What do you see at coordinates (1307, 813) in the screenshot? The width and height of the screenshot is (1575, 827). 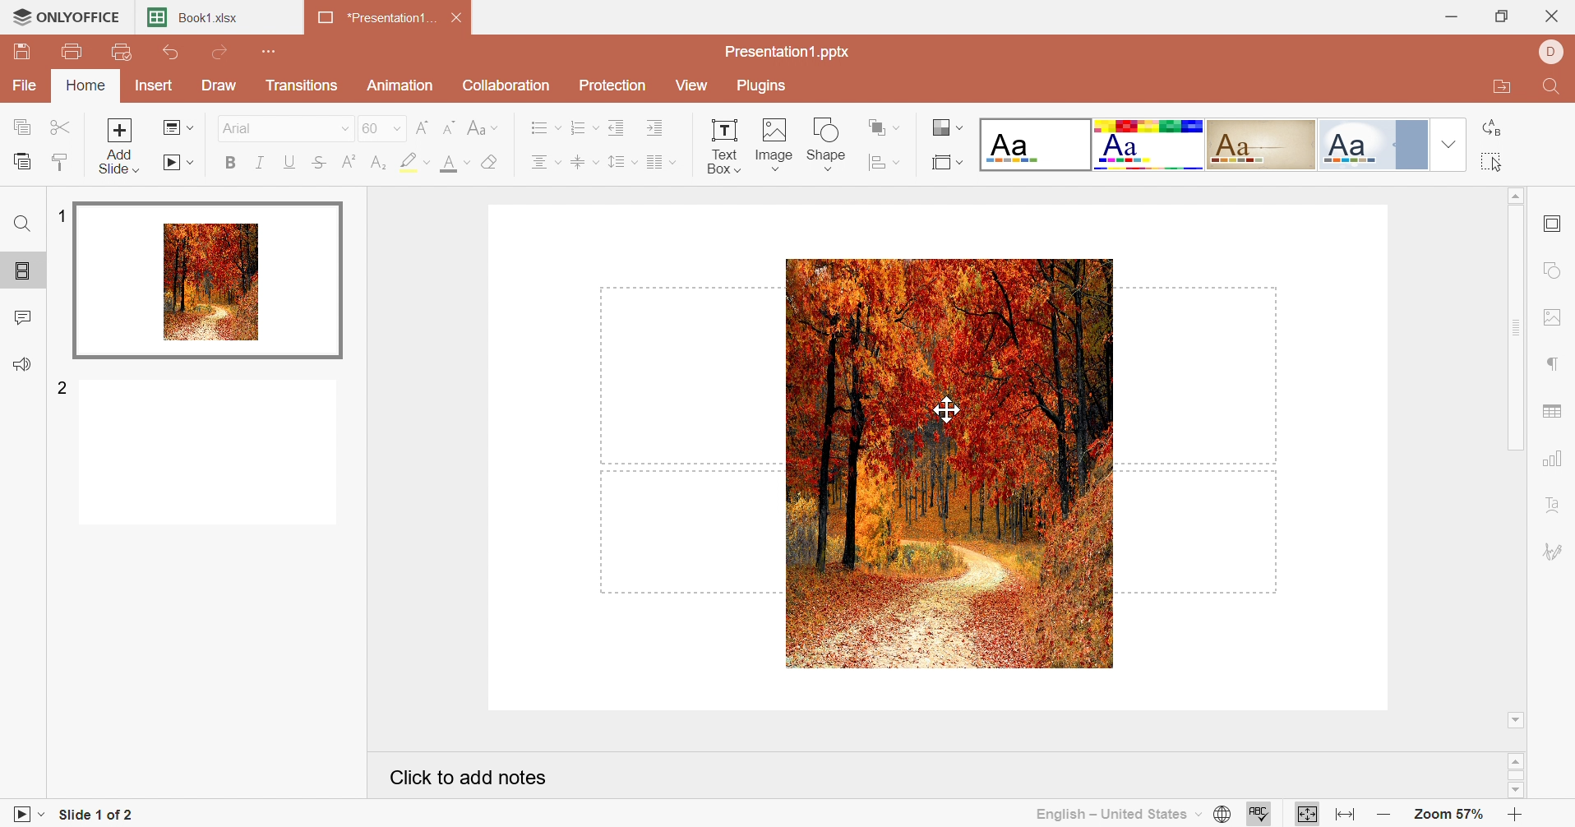 I see `Fit to slide` at bounding box center [1307, 813].